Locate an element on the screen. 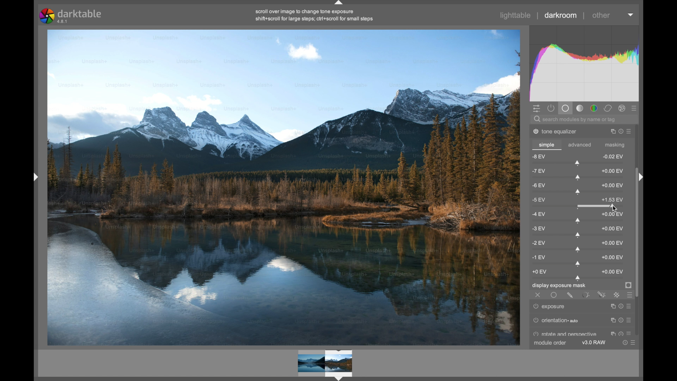 The height and width of the screenshot is (381, 677). other is located at coordinates (602, 15).